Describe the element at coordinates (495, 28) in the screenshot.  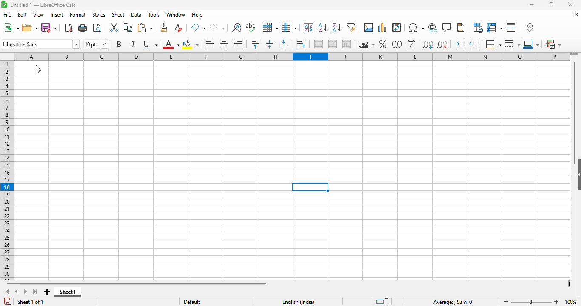
I see `freeze rows and columns` at that location.